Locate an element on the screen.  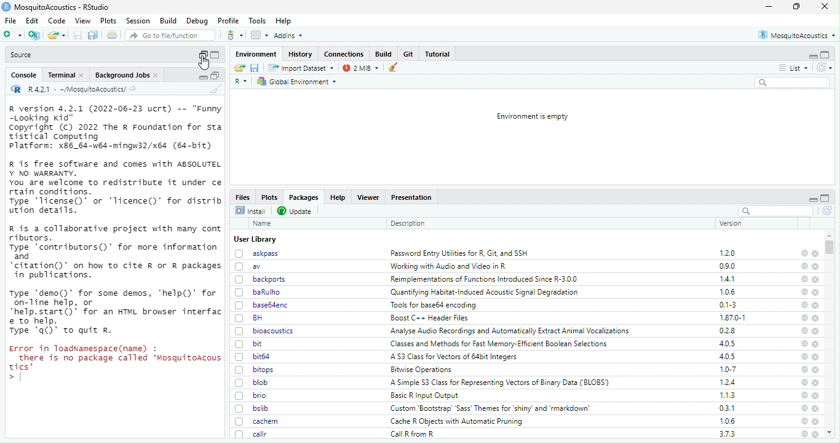
A Simple S3 Class for Representing Vectors of Binary Data (‘BLOBS’) is located at coordinates (497, 383).